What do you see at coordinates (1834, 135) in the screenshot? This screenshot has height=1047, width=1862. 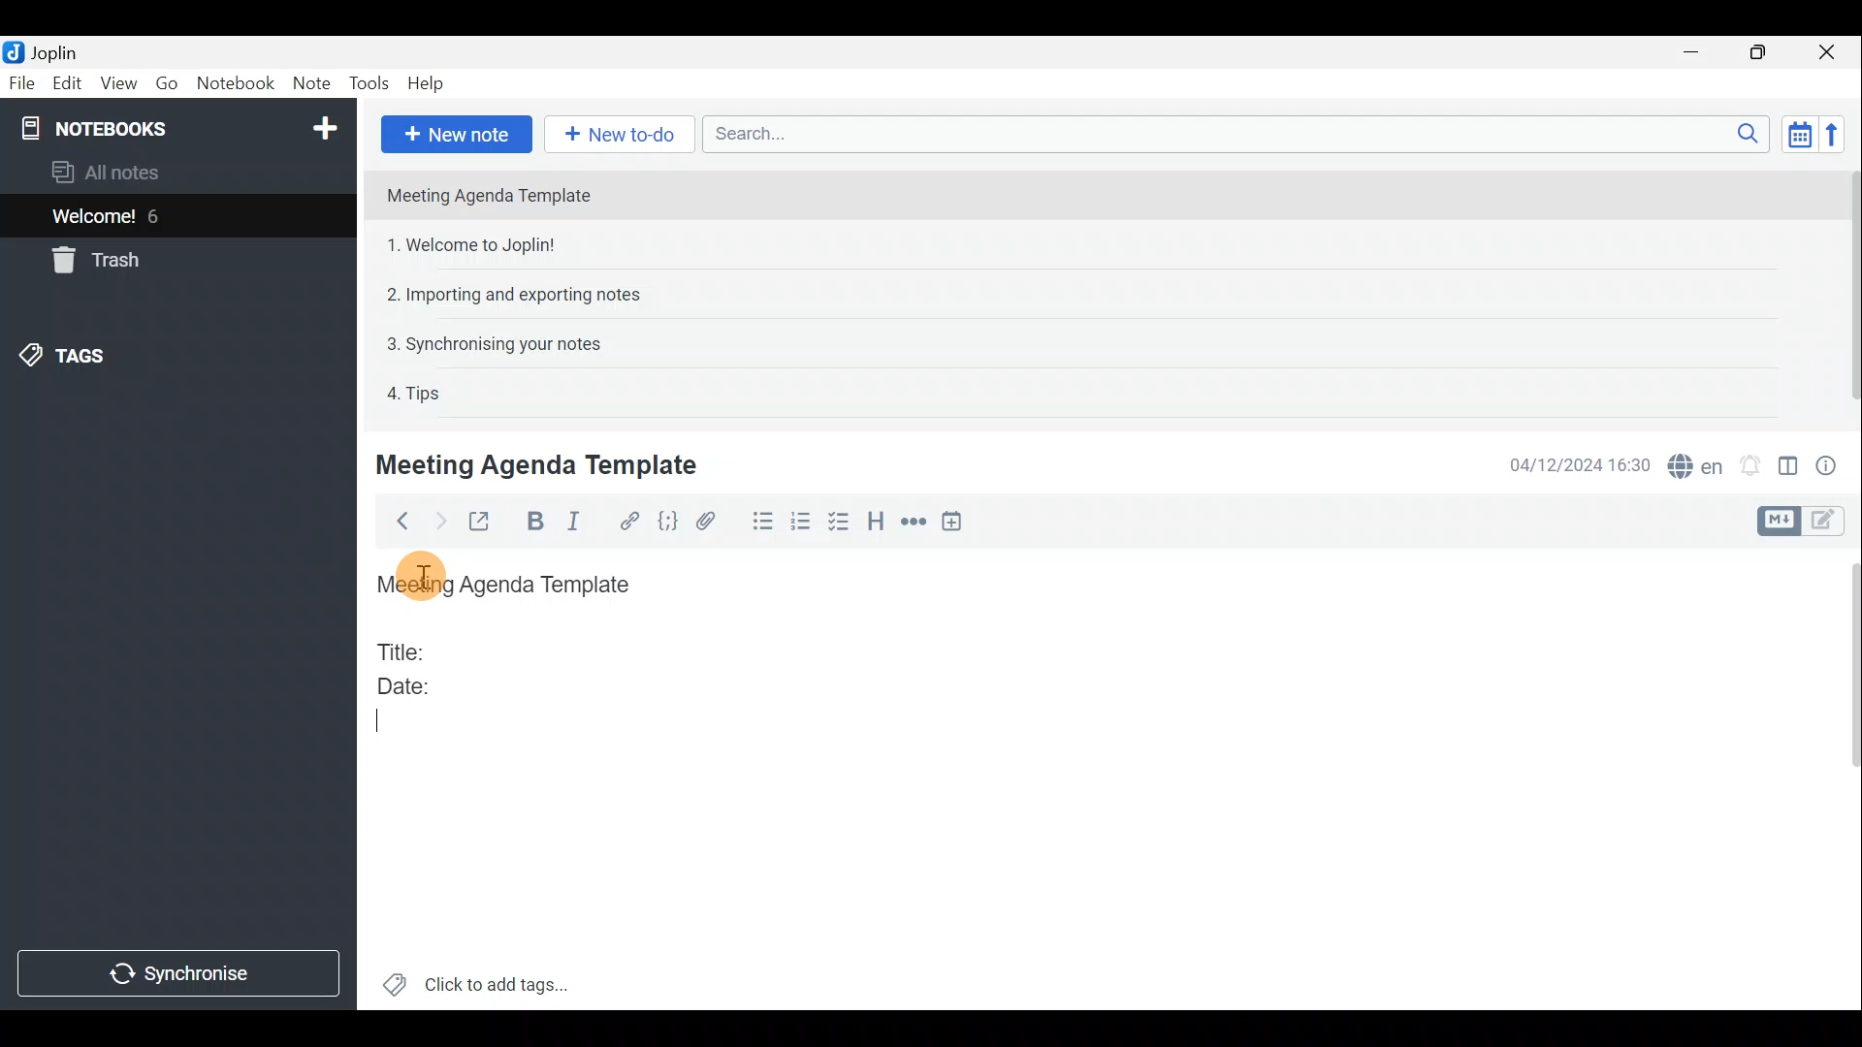 I see `Reverse sort order` at bounding box center [1834, 135].